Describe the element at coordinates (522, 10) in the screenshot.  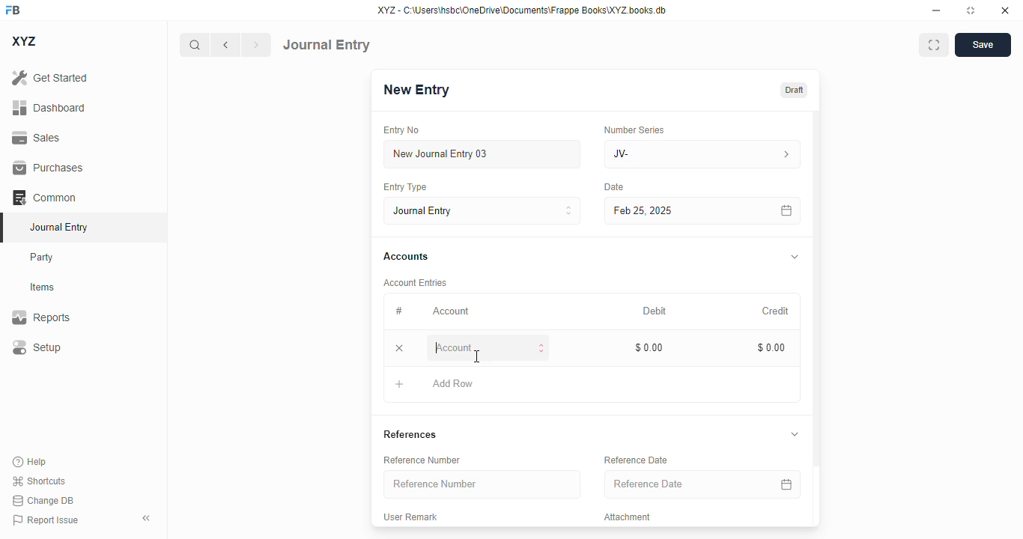
I see `XYZ - C:\Users\hsbc\OneDrive\Documents\Frappe Books\XYZ books.db` at that location.